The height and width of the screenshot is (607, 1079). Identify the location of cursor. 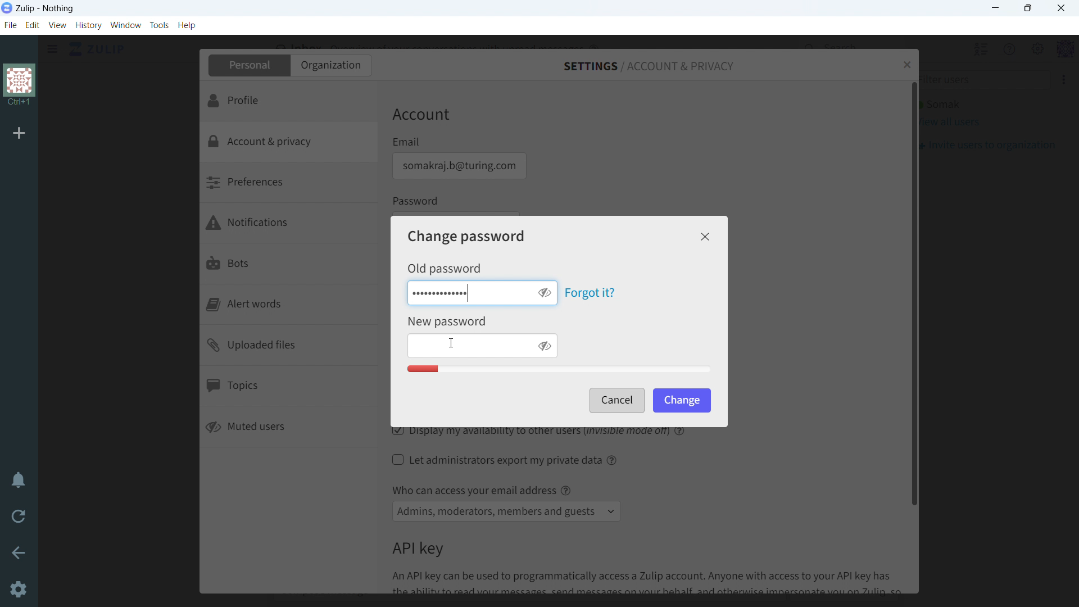
(453, 343).